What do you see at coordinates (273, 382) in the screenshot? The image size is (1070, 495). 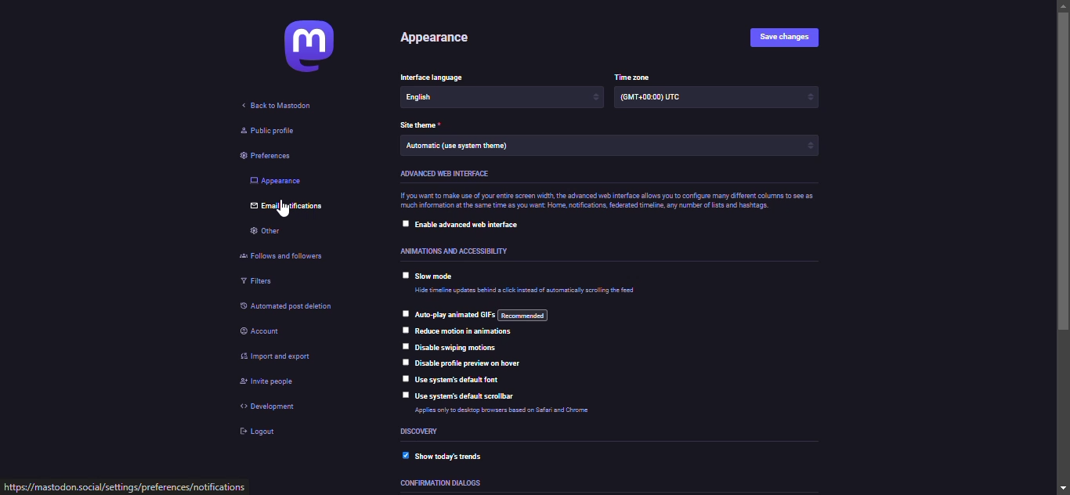 I see `invite people` at bounding box center [273, 382].